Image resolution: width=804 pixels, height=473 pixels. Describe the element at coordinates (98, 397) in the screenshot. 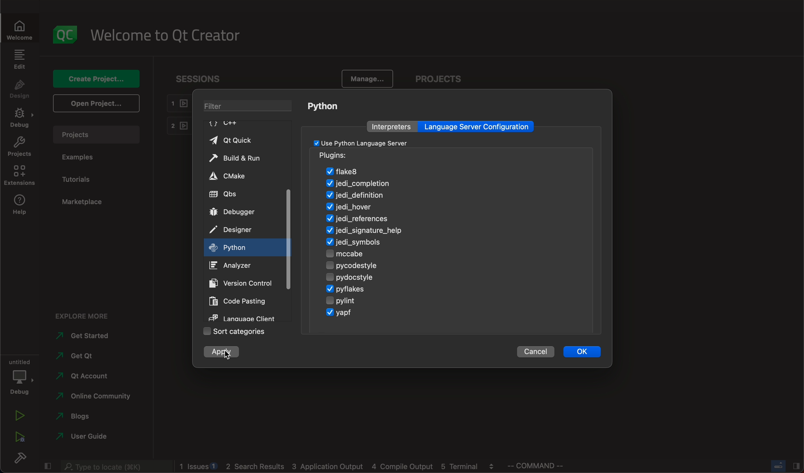

I see `community` at that location.